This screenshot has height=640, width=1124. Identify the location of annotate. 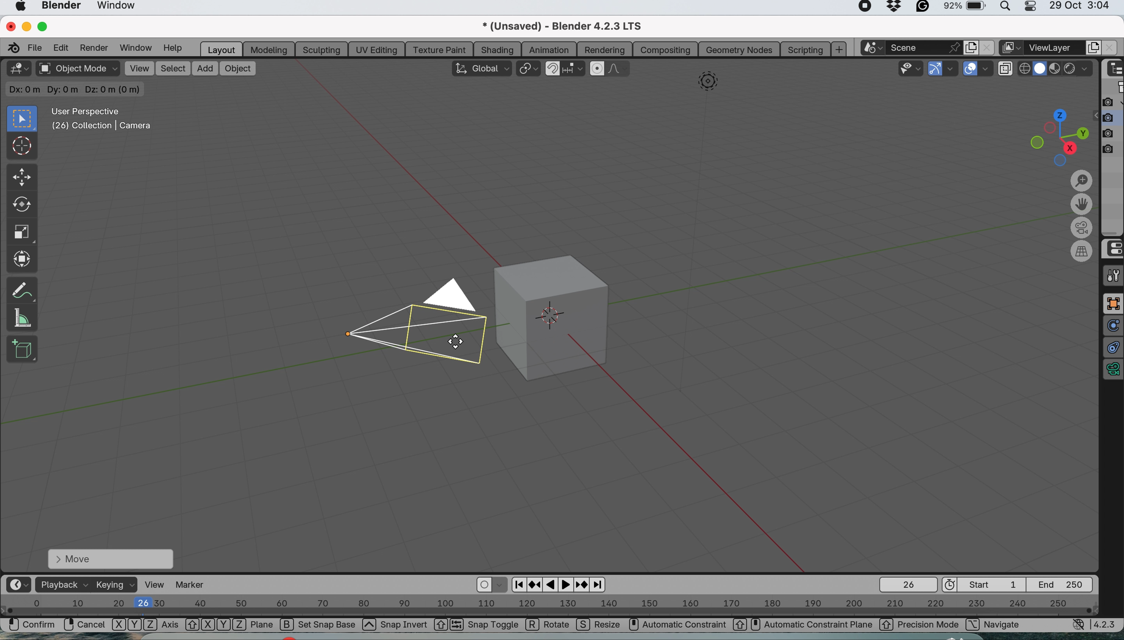
(22, 288).